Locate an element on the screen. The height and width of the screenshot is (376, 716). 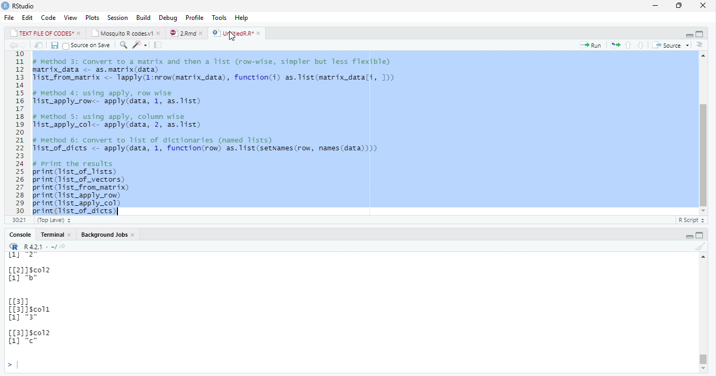
code of matrix data  is located at coordinates (219, 75).